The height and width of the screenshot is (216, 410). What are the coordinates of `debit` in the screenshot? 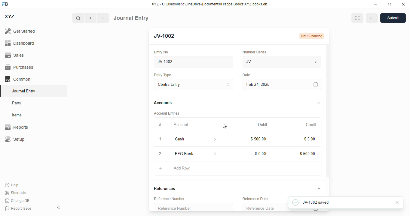 It's located at (263, 124).